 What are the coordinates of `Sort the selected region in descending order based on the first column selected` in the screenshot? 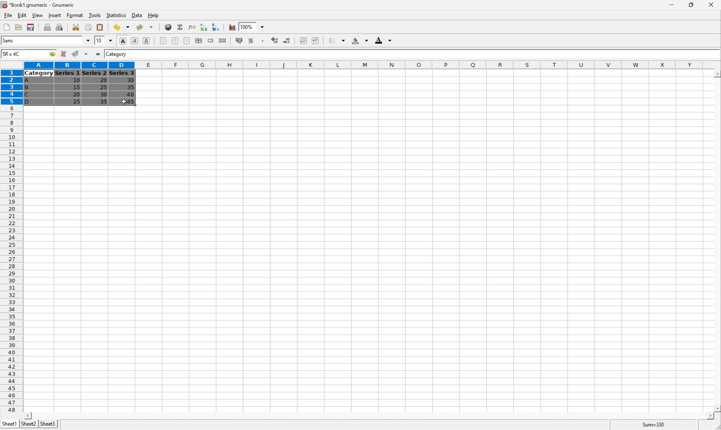 It's located at (215, 27).